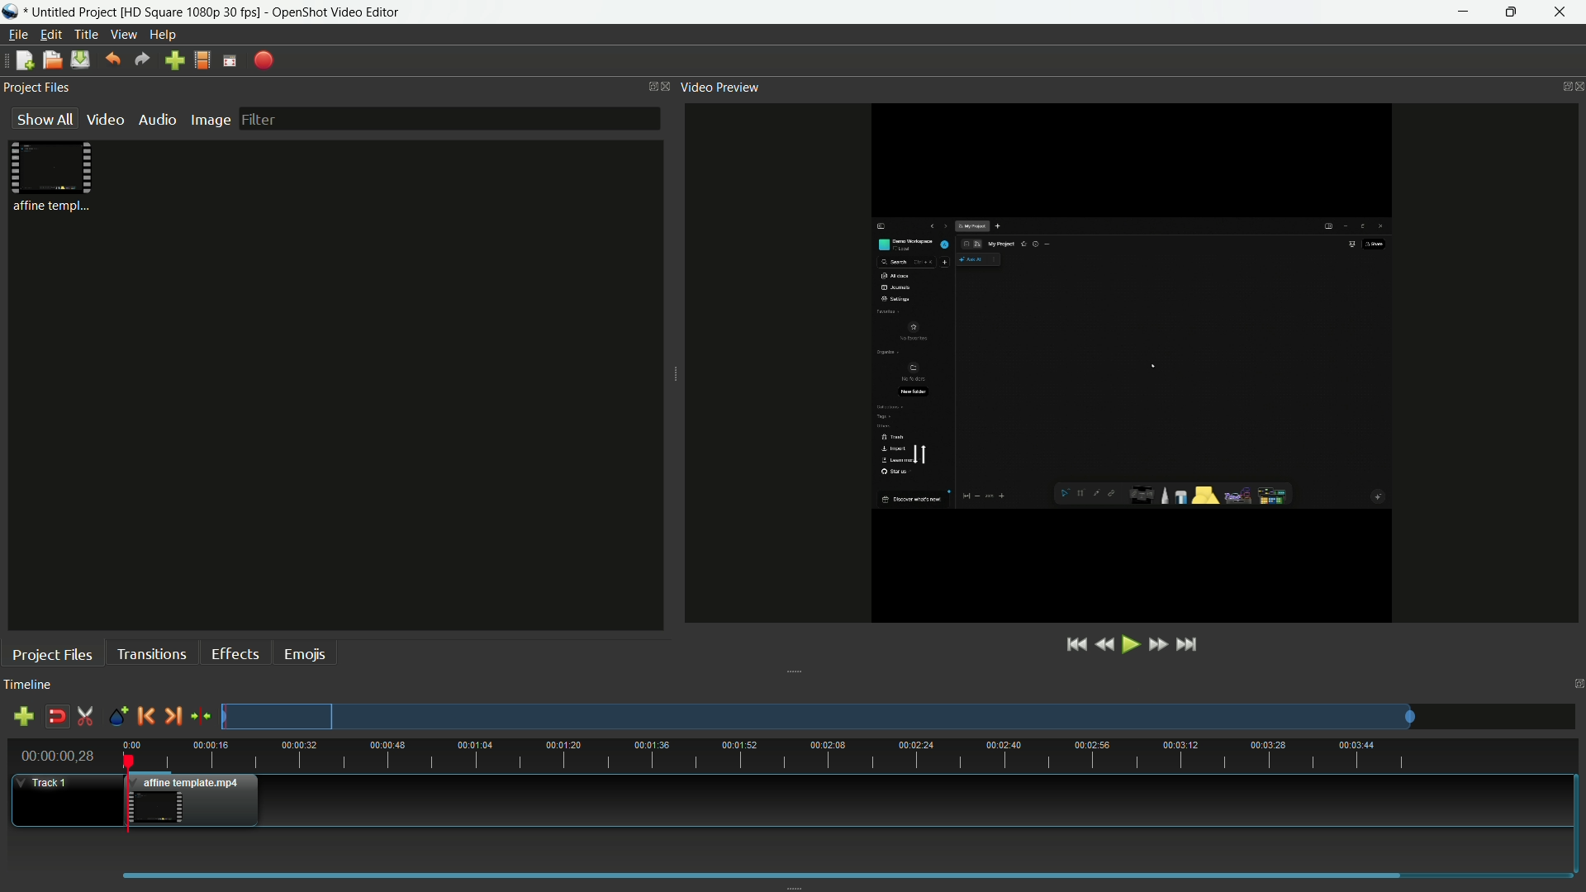 The width and height of the screenshot is (1586, 892). I want to click on edit menu, so click(51, 35).